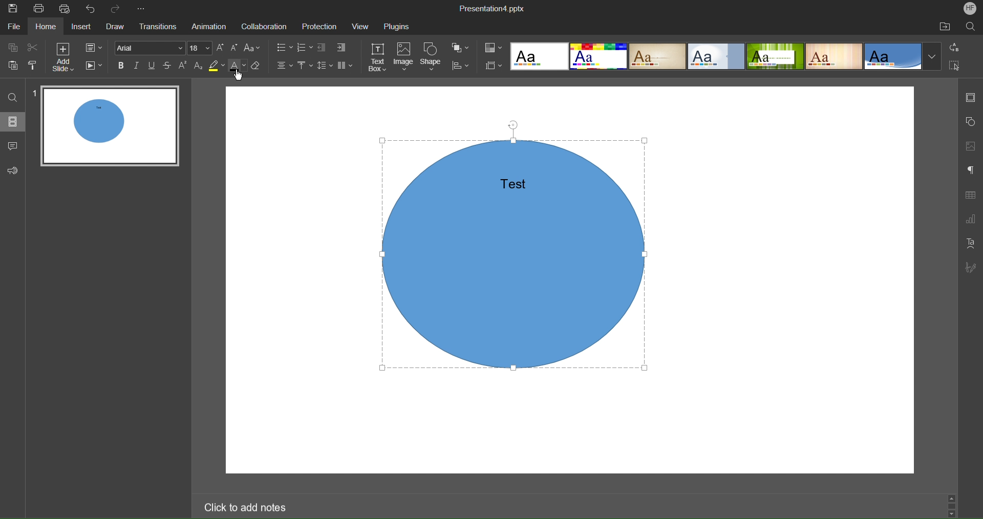  Describe the element at coordinates (970, 146) in the screenshot. I see `Image Setting` at that location.